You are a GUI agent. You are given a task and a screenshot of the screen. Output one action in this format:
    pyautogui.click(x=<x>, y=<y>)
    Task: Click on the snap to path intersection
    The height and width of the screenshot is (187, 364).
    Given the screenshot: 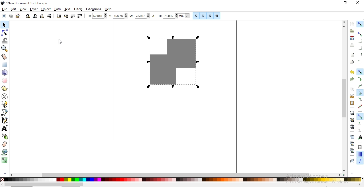 What is the action you would take?
    pyautogui.click(x=359, y=86)
    